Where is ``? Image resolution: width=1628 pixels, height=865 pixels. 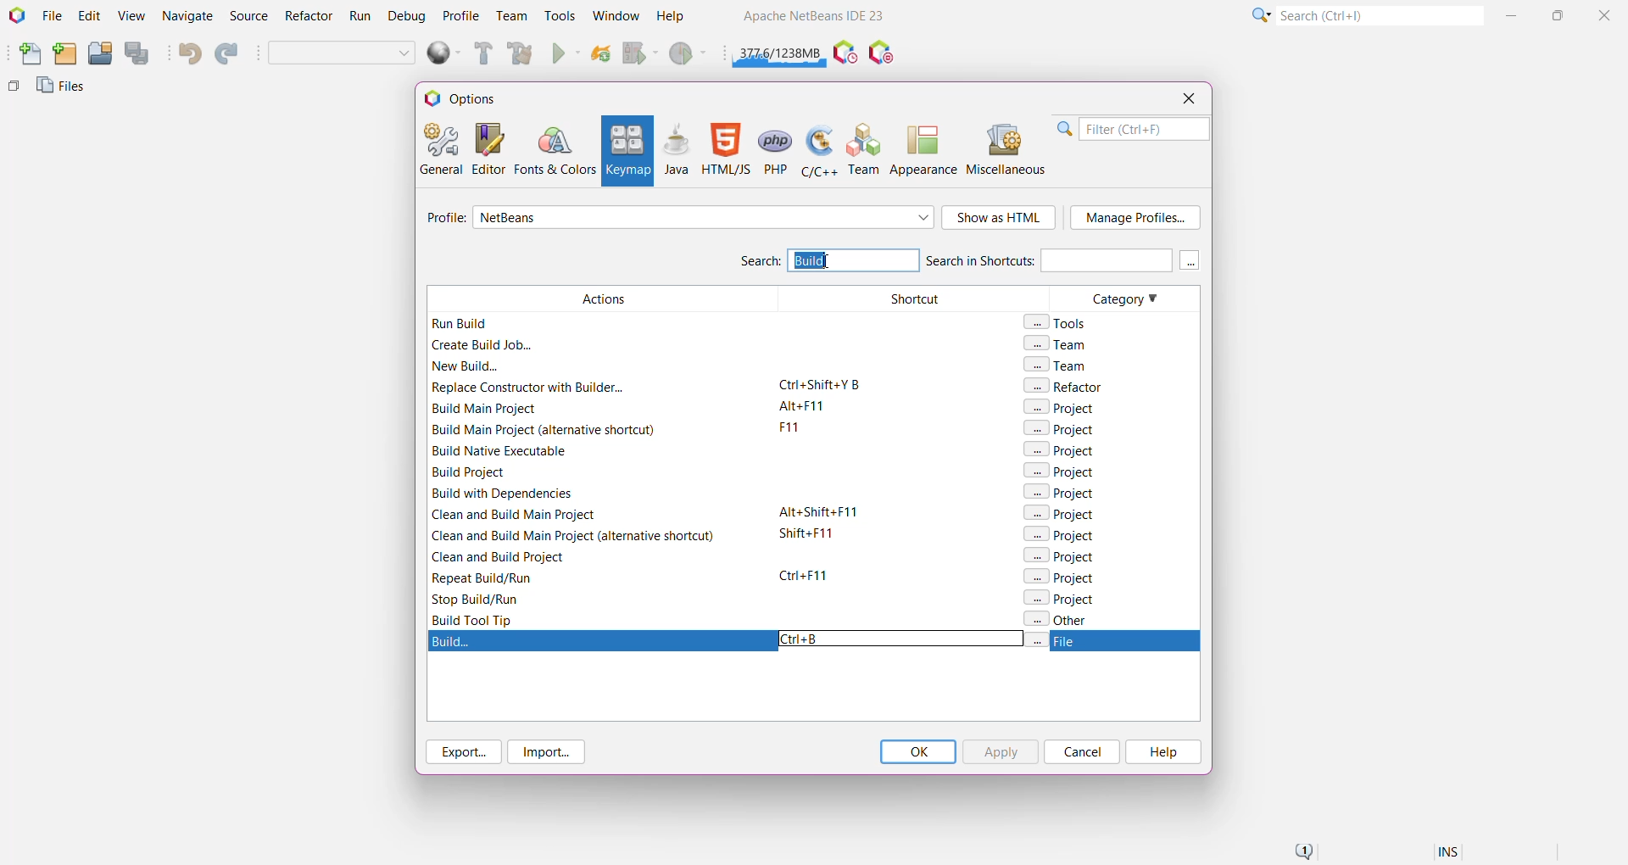
 is located at coordinates (443, 53).